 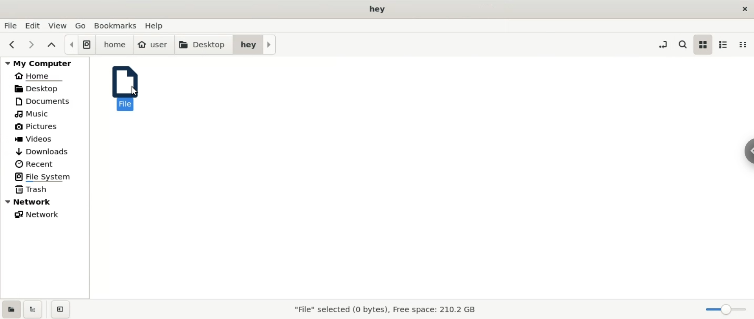 What do you see at coordinates (52, 45) in the screenshot?
I see `parent folder` at bounding box center [52, 45].